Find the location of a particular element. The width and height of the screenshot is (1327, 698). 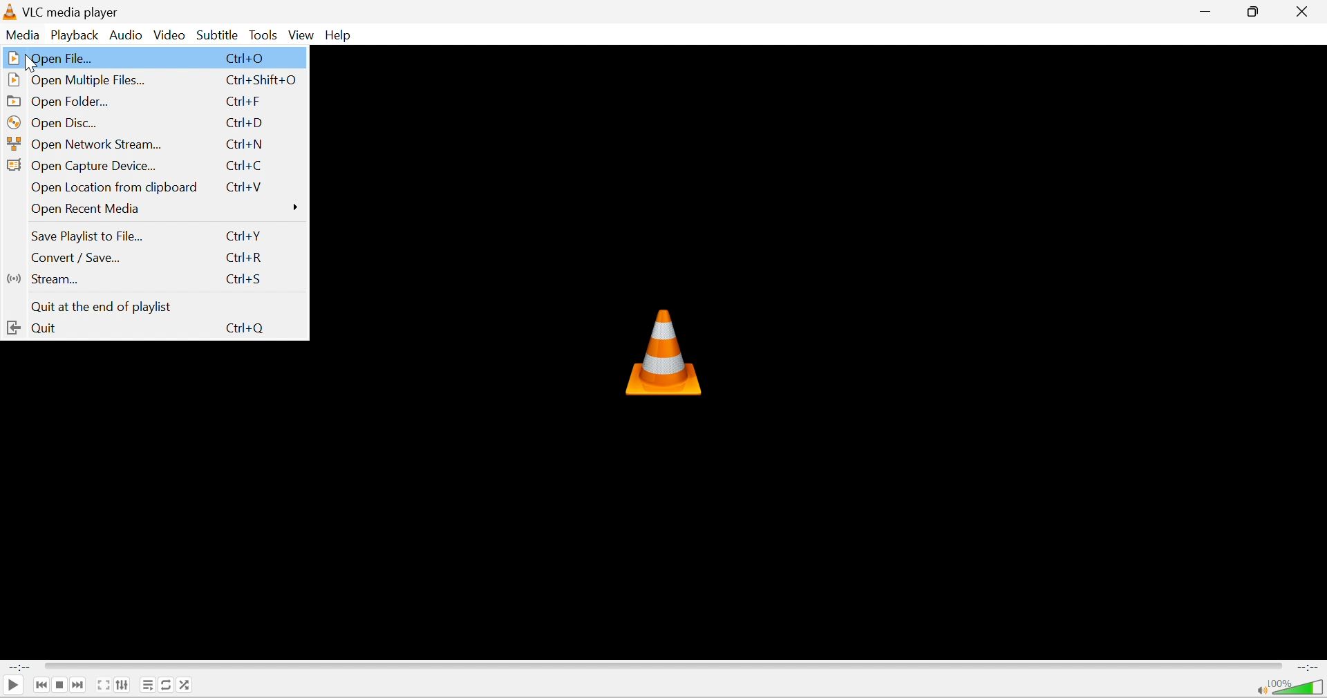

View is located at coordinates (303, 36).